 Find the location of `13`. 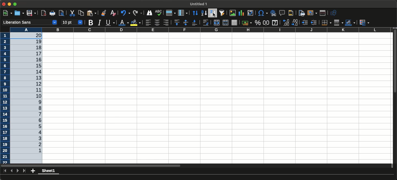

13 is located at coordinates (35, 108).